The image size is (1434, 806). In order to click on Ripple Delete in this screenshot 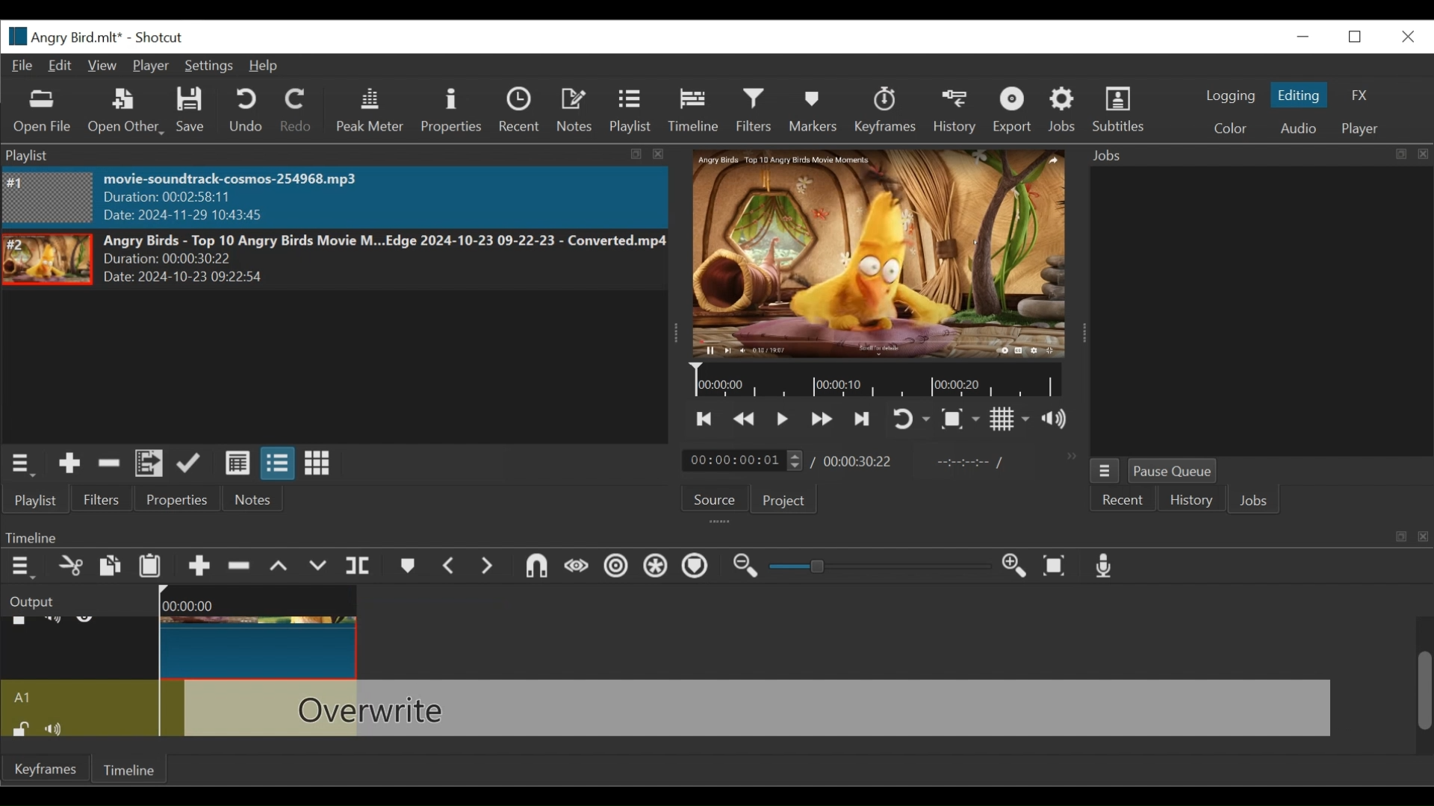, I will do `click(240, 567)`.